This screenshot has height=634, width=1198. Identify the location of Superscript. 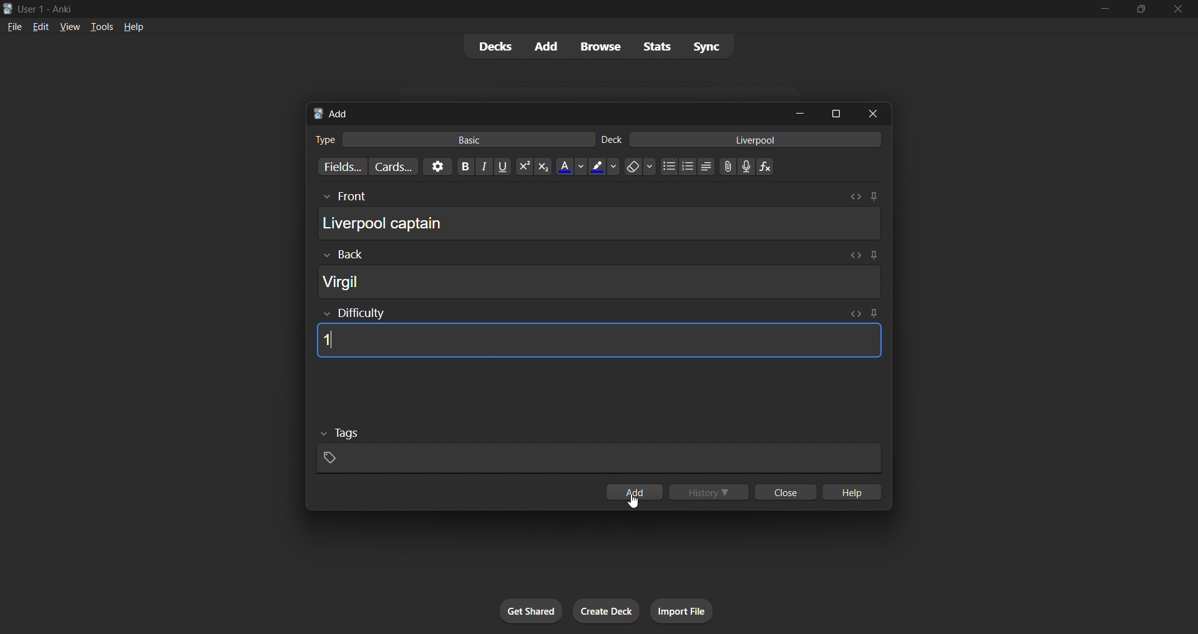
(524, 167).